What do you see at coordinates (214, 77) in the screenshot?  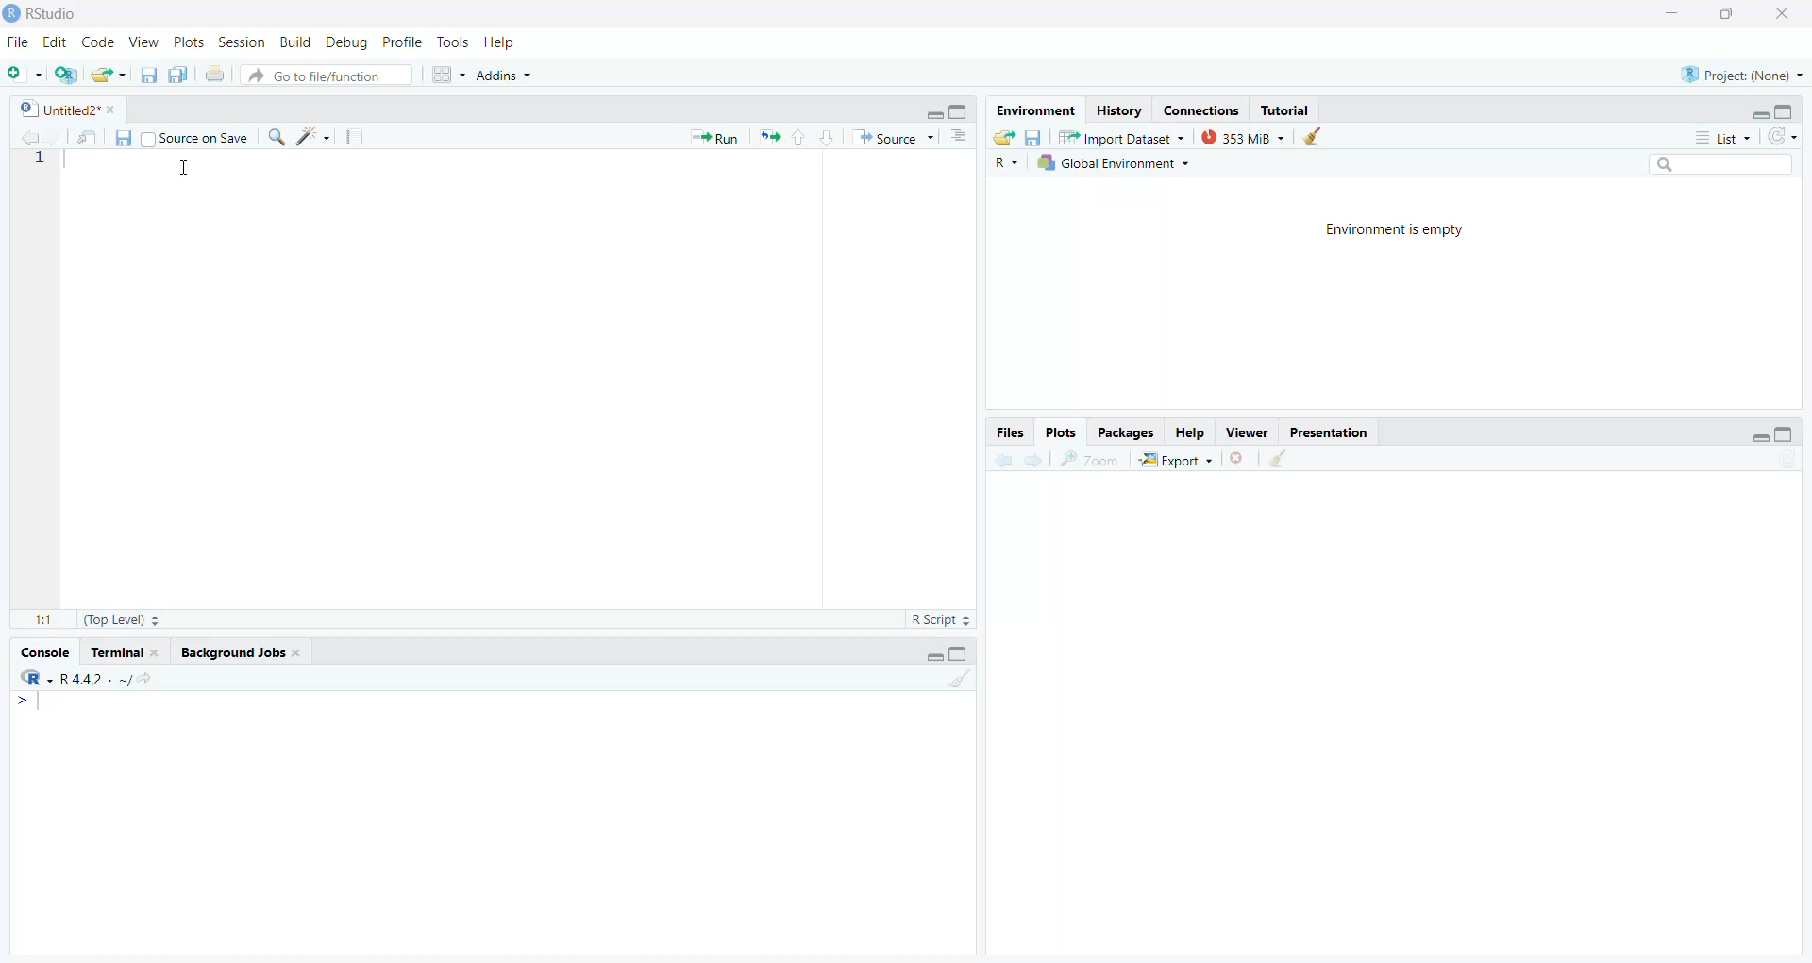 I see `print the current file` at bounding box center [214, 77].